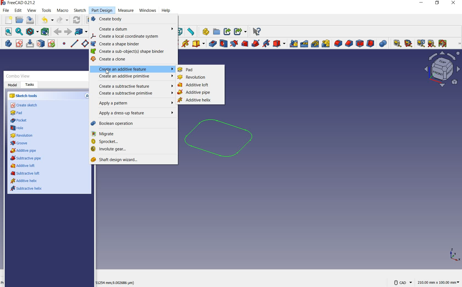 This screenshot has width=462, height=287. What do you see at coordinates (226, 141) in the screenshot?
I see `sketch` at bounding box center [226, 141].